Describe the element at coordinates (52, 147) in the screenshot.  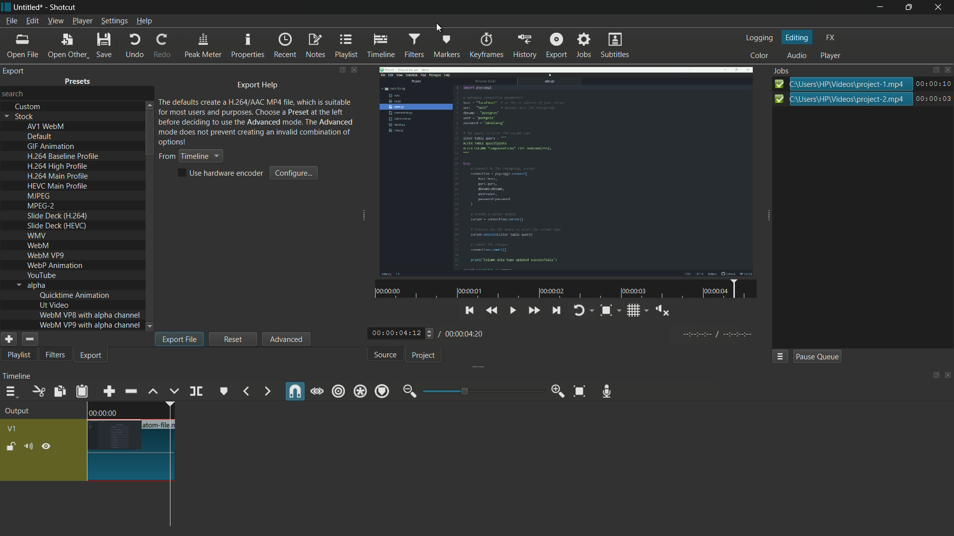
I see `gif animation` at that location.